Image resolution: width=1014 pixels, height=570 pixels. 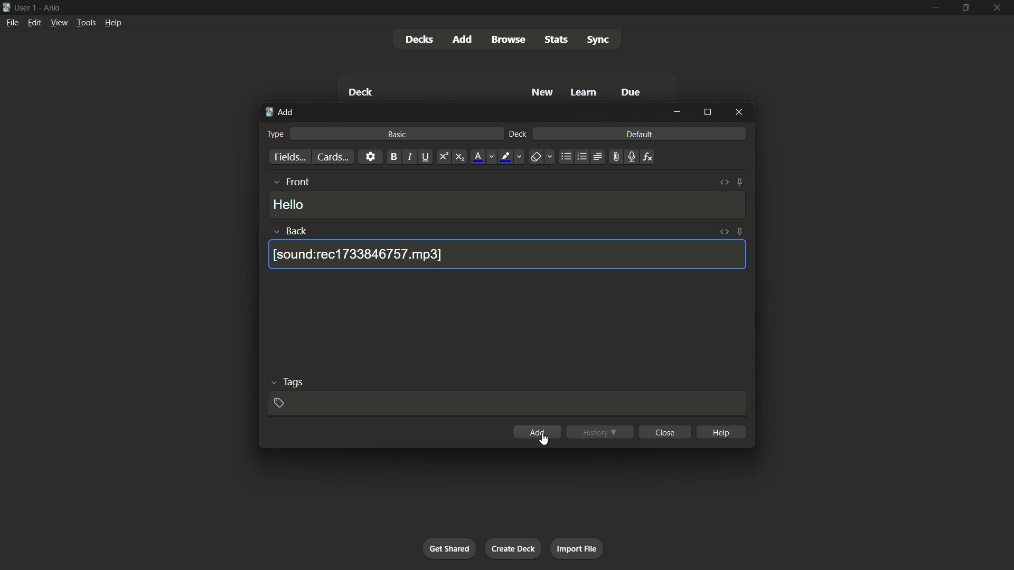 I want to click on sync, so click(x=599, y=40).